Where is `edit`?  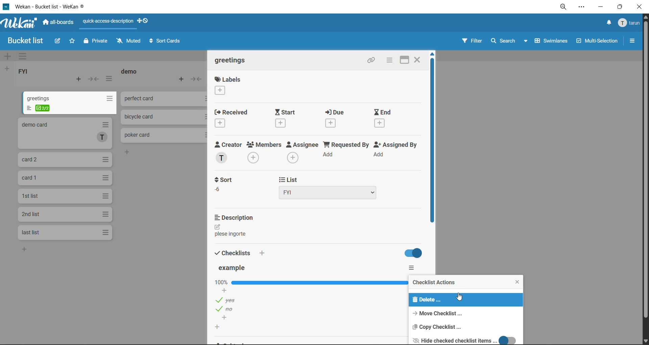
edit is located at coordinates (217, 226).